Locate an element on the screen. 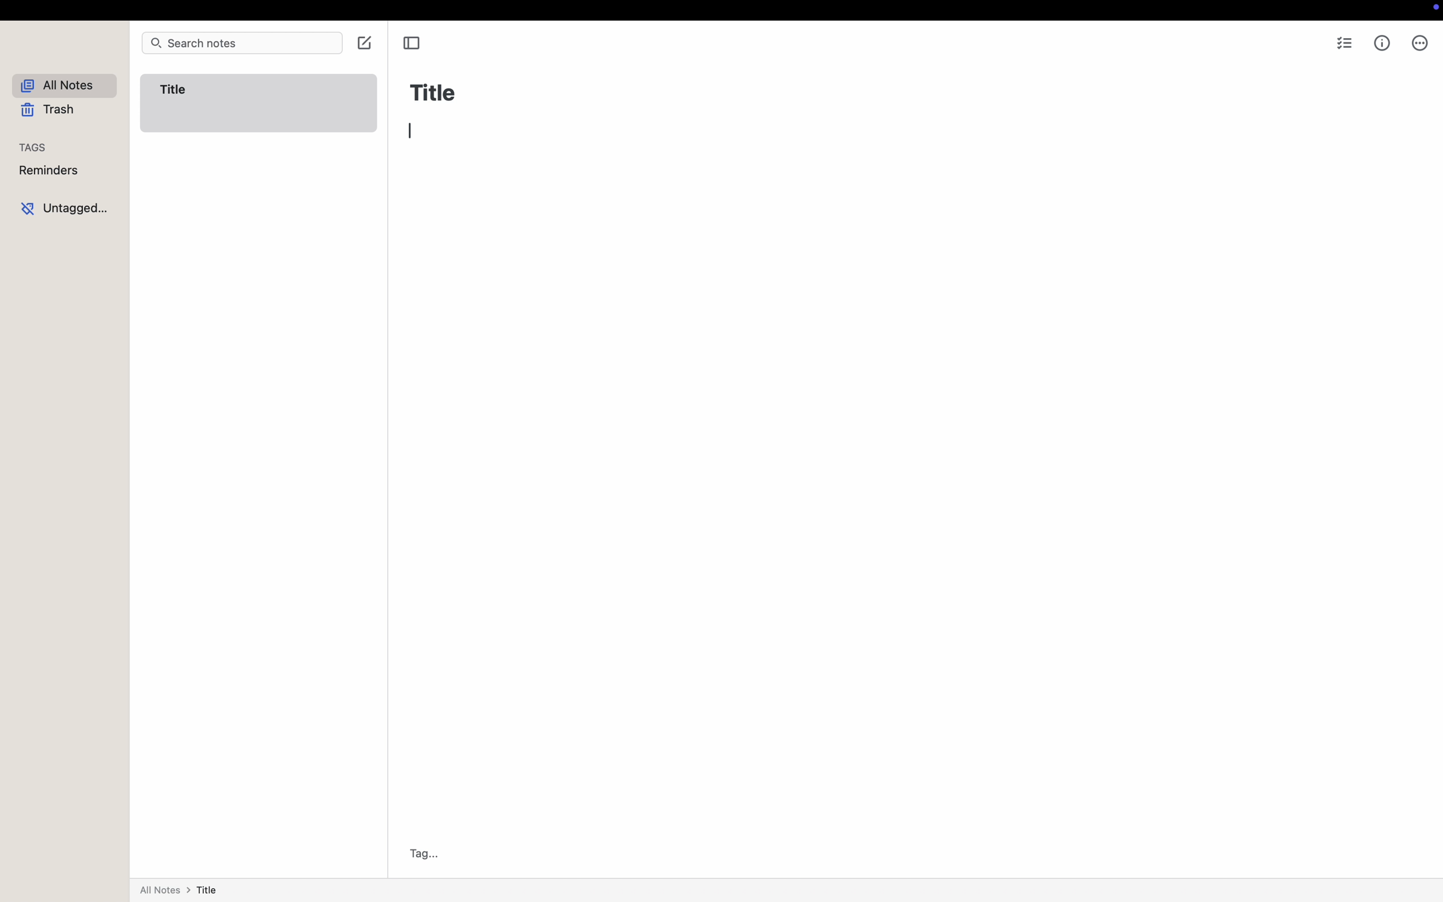 The width and height of the screenshot is (1443, 902). Title is located at coordinates (259, 103).